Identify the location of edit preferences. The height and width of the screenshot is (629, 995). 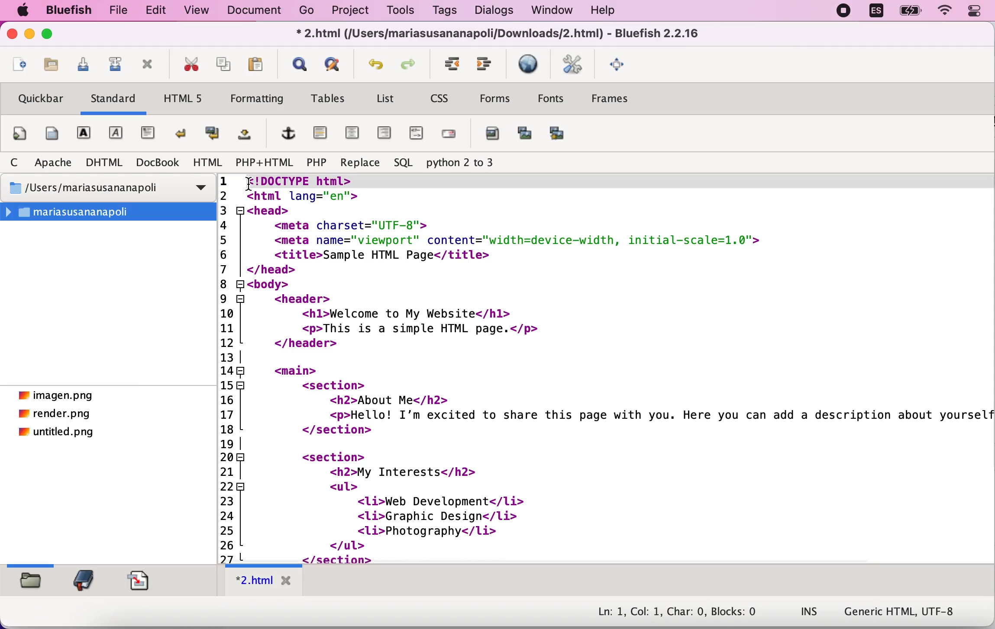
(572, 66).